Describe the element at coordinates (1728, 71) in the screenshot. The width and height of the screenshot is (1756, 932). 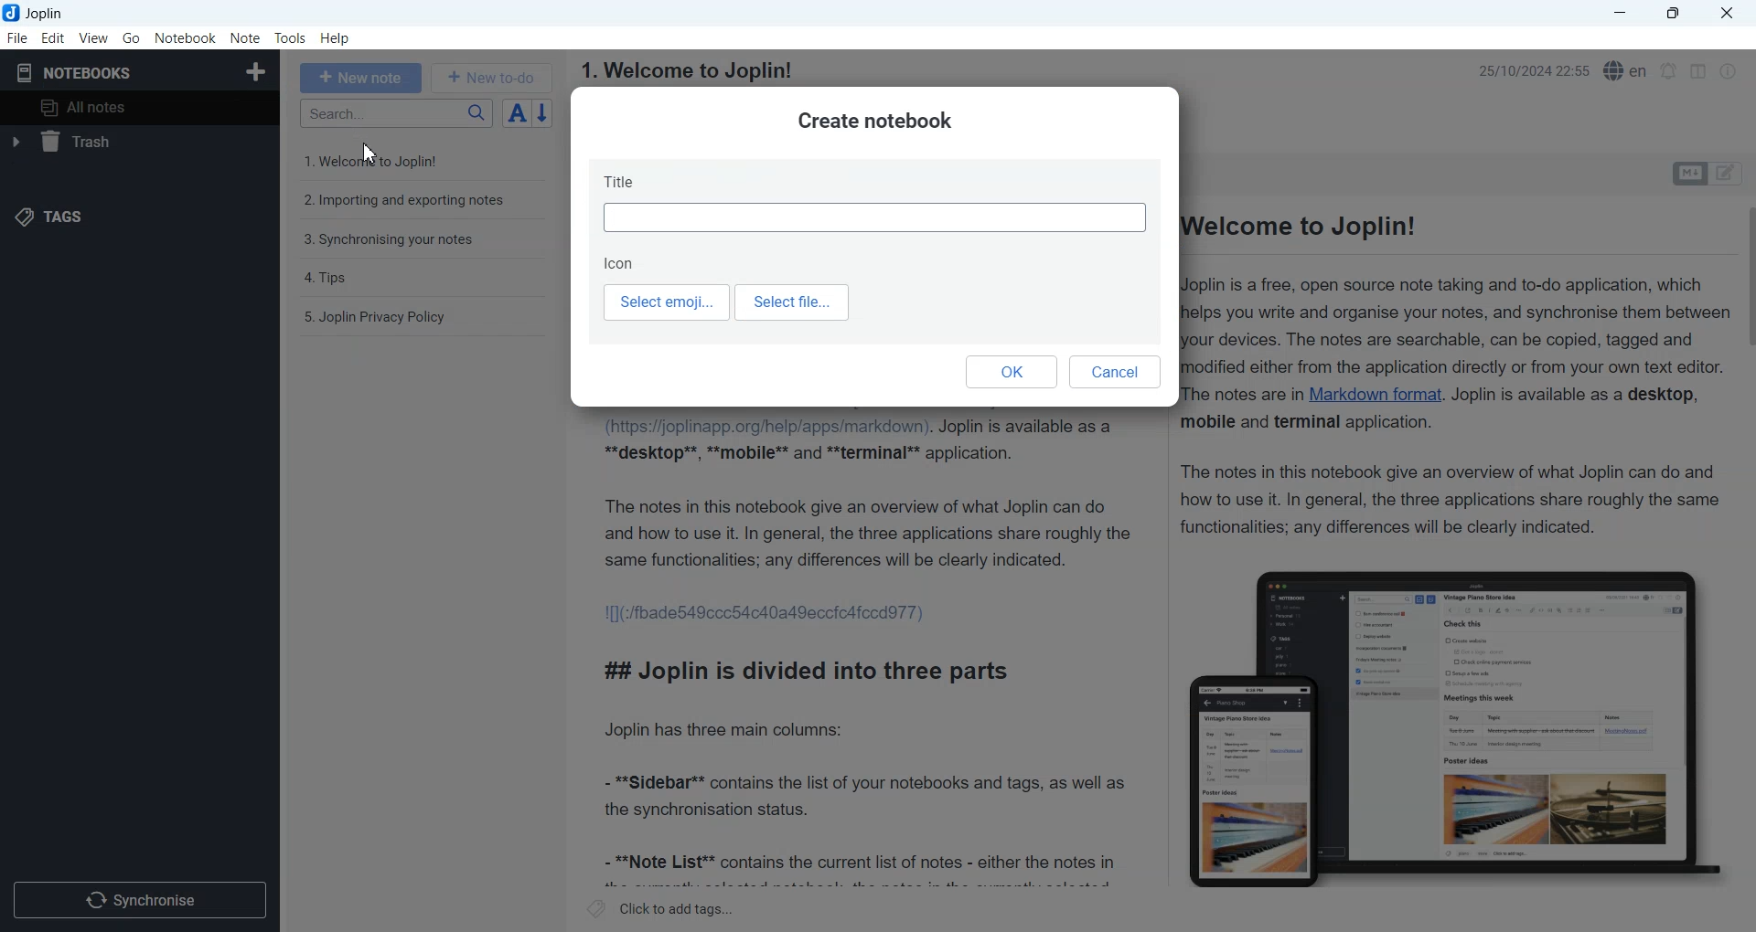
I see `Note Properties` at that location.